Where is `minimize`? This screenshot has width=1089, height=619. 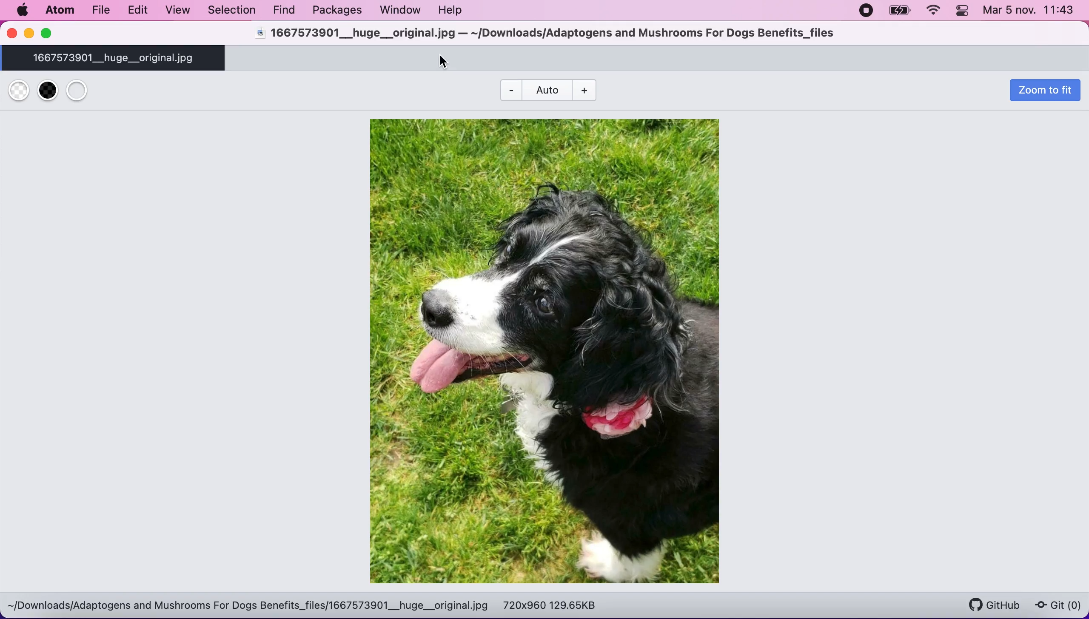 minimize is located at coordinates (29, 34).